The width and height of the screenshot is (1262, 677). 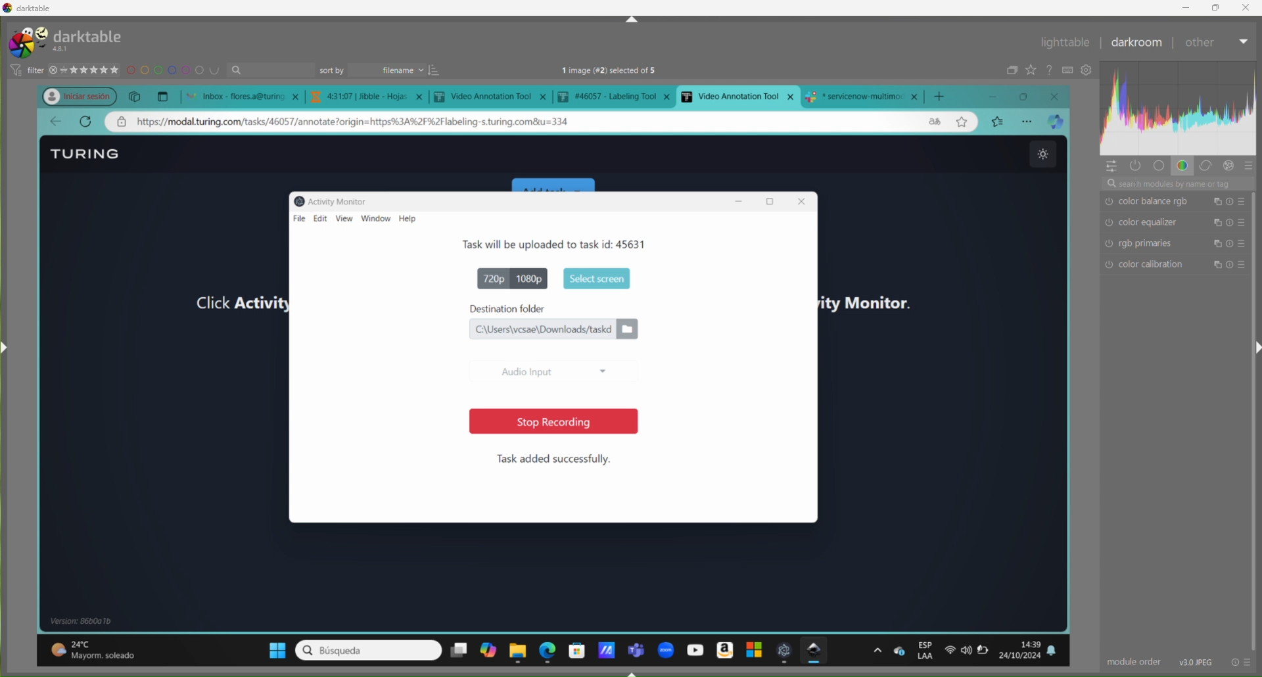 What do you see at coordinates (885, 297) in the screenshot?
I see `monitor` at bounding box center [885, 297].